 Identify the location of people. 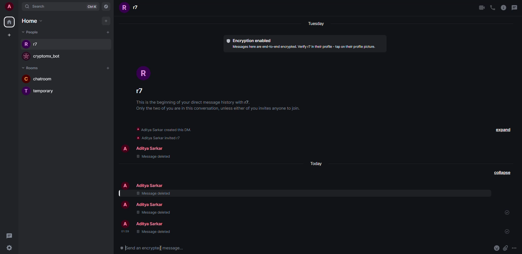
(37, 45).